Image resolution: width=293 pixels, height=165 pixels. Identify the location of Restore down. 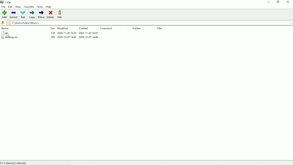
(278, 2).